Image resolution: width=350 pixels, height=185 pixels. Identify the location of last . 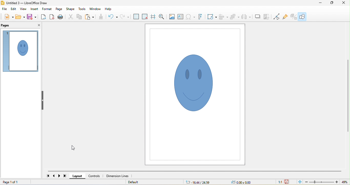
(65, 176).